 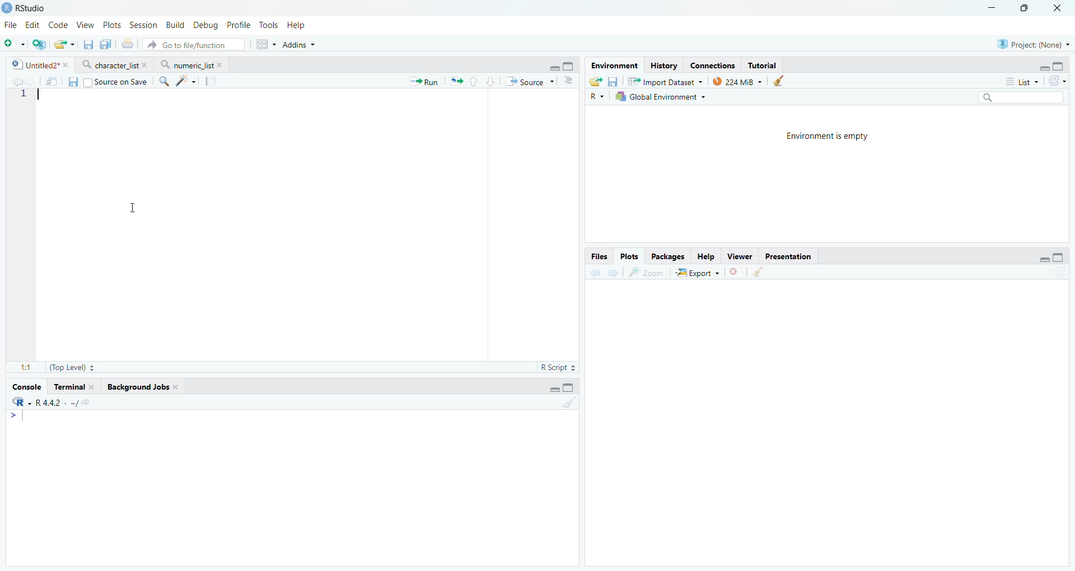 I want to click on numeric_list, so click(x=192, y=64).